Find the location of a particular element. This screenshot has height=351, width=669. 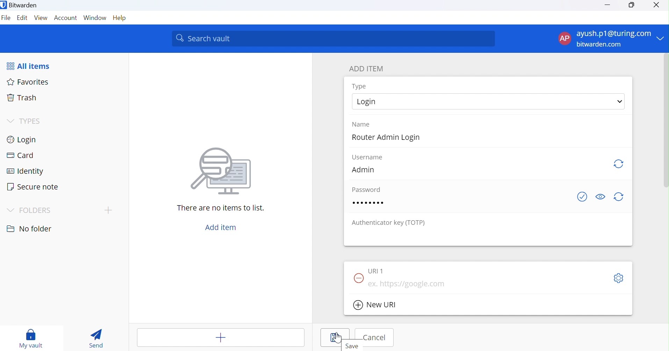

Save is located at coordinates (335, 337).